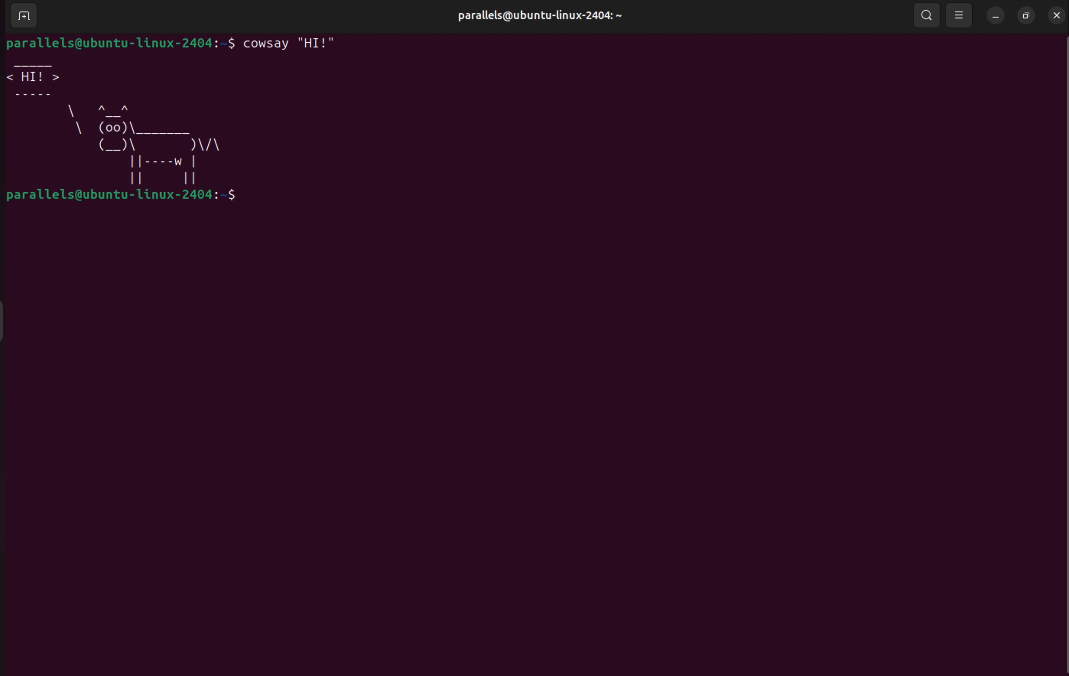  What do you see at coordinates (120, 44) in the screenshot?
I see `bash prompt` at bounding box center [120, 44].